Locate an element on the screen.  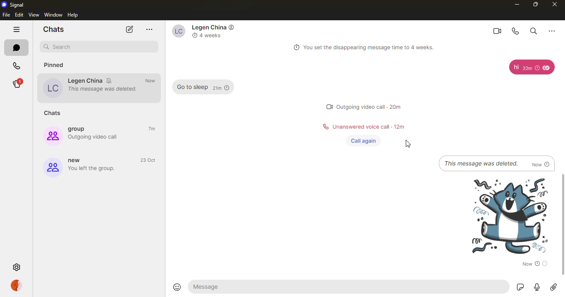
mute notifications is located at coordinates (110, 81).